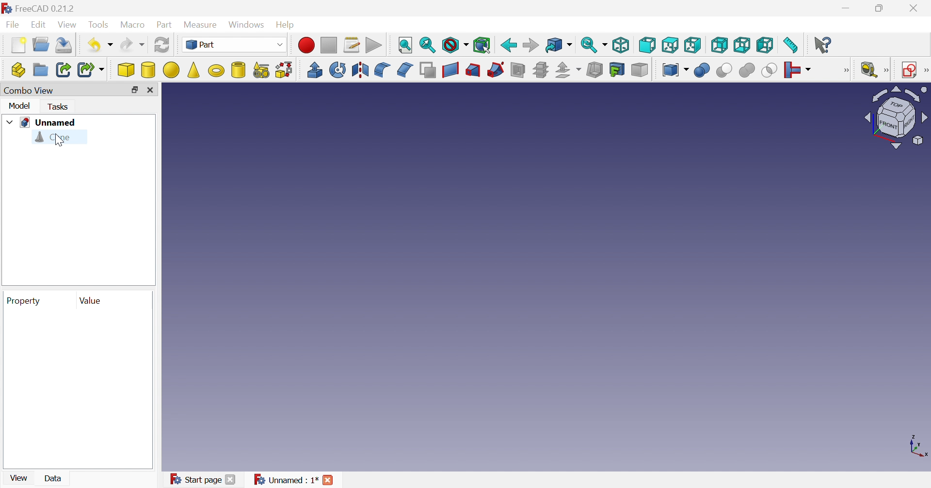 The image size is (931, 488). What do you see at coordinates (869, 70) in the screenshot?
I see `Measure liner` at bounding box center [869, 70].